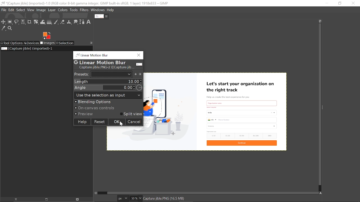  What do you see at coordinates (49, 22) in the screenshot?
I see `Gradient tool` at bounding box center [49, 22].